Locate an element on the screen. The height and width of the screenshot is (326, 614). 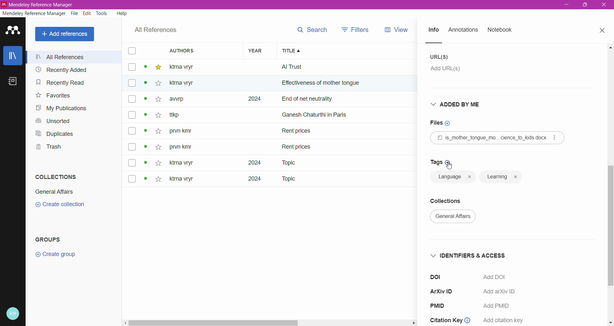
All References is located at coordinates (74, 57).